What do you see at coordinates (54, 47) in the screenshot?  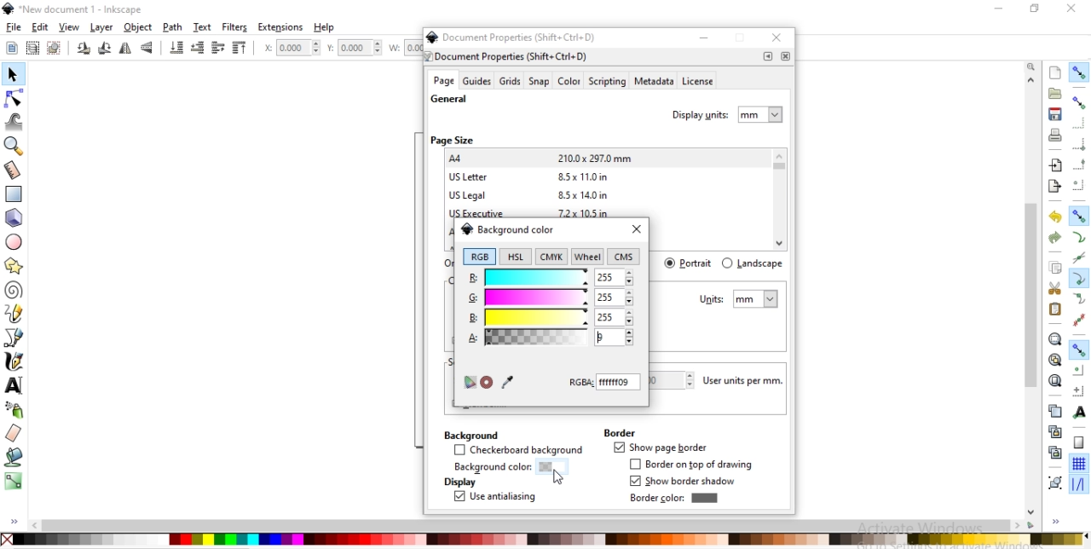 I see `deselct any selected objects or nodes` at bounding box center [54, 47].